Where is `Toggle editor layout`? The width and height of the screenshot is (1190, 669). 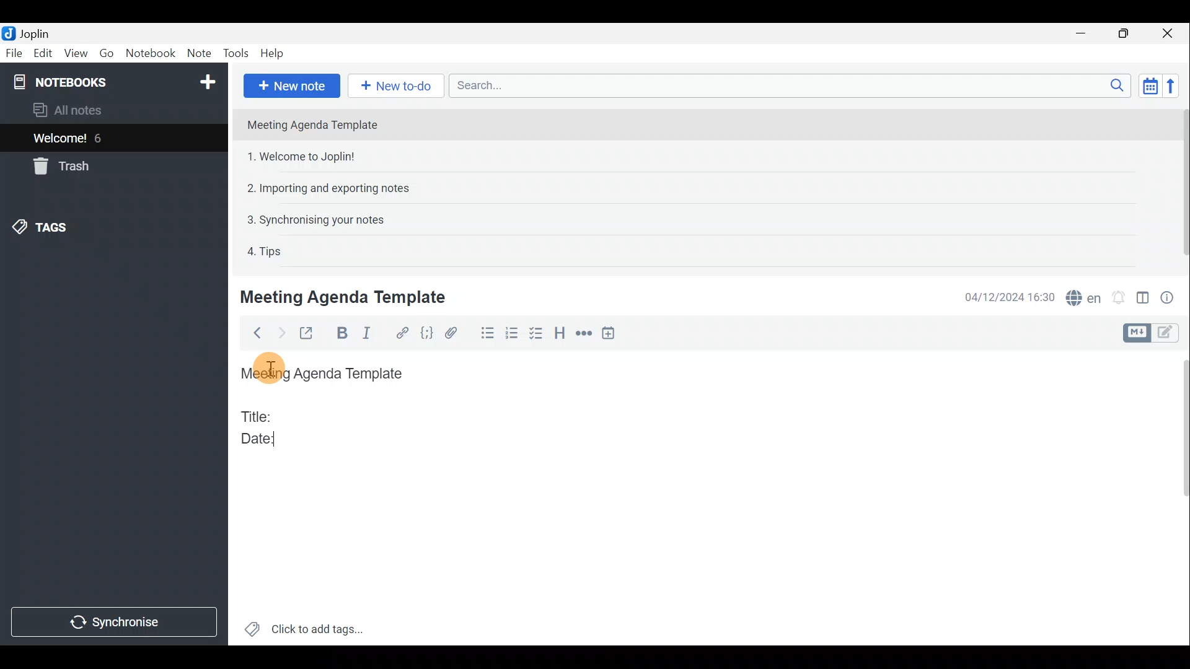
Toggle editor layout is located at coordinates (1144, 300).